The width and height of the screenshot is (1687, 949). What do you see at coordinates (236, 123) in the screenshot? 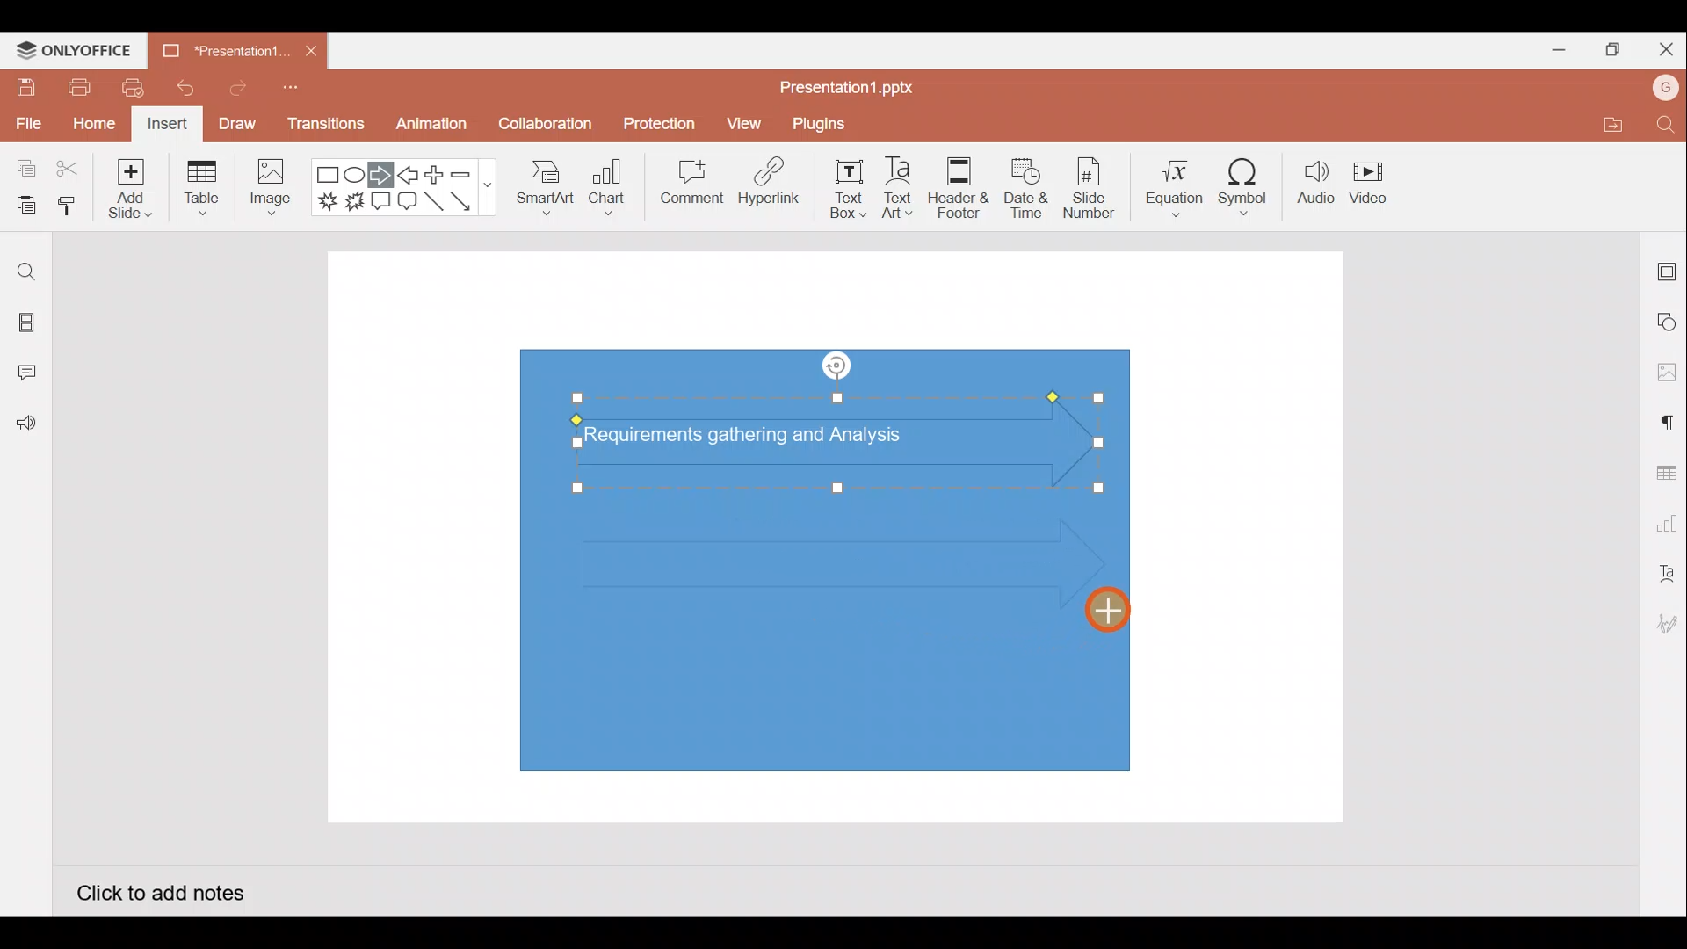
I see `Draw` at bounding box center [236, 123].